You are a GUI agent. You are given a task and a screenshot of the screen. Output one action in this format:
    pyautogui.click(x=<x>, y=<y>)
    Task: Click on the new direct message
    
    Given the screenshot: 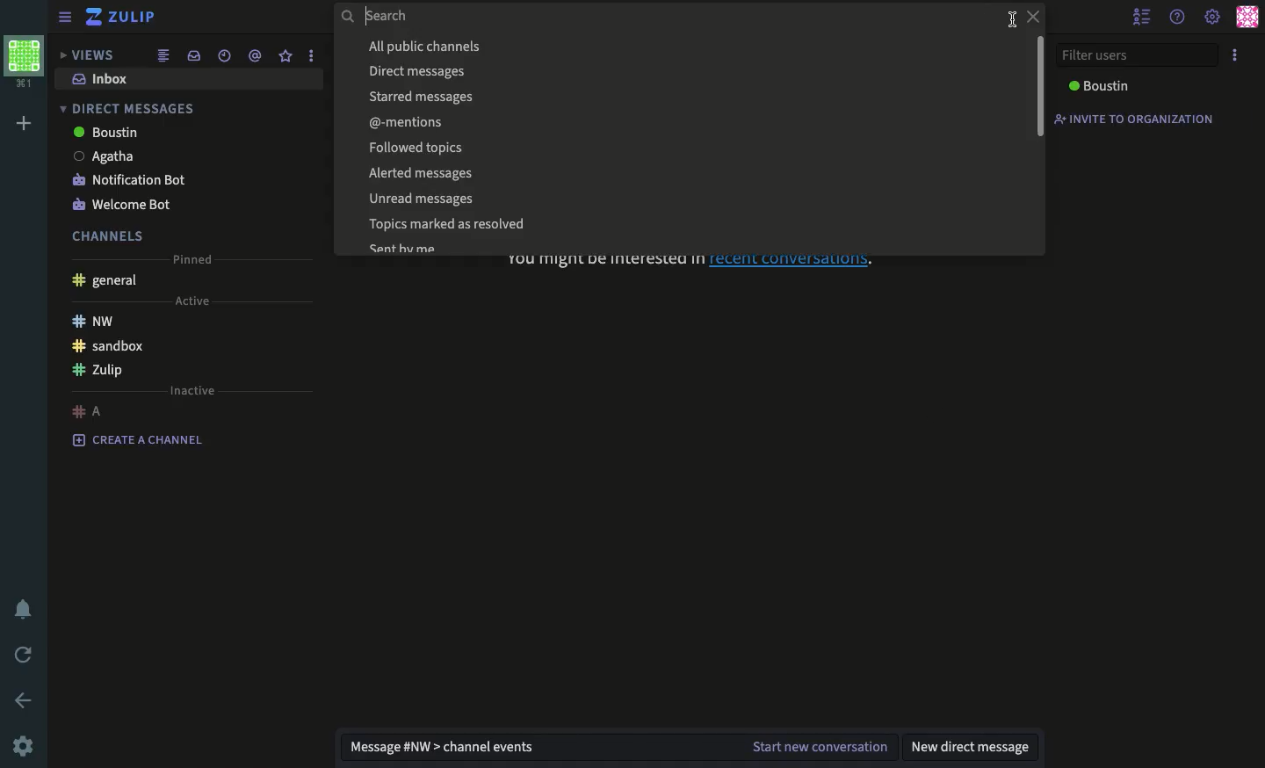 What is the action you would take?
    pyautogui.click(x=973, y=747)
    